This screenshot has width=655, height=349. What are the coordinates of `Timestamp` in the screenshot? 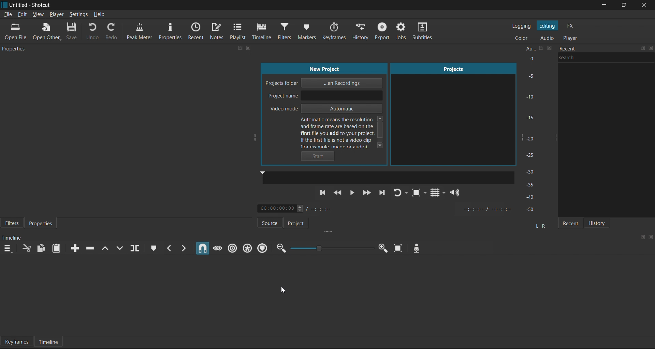 It's located at (299, 209).